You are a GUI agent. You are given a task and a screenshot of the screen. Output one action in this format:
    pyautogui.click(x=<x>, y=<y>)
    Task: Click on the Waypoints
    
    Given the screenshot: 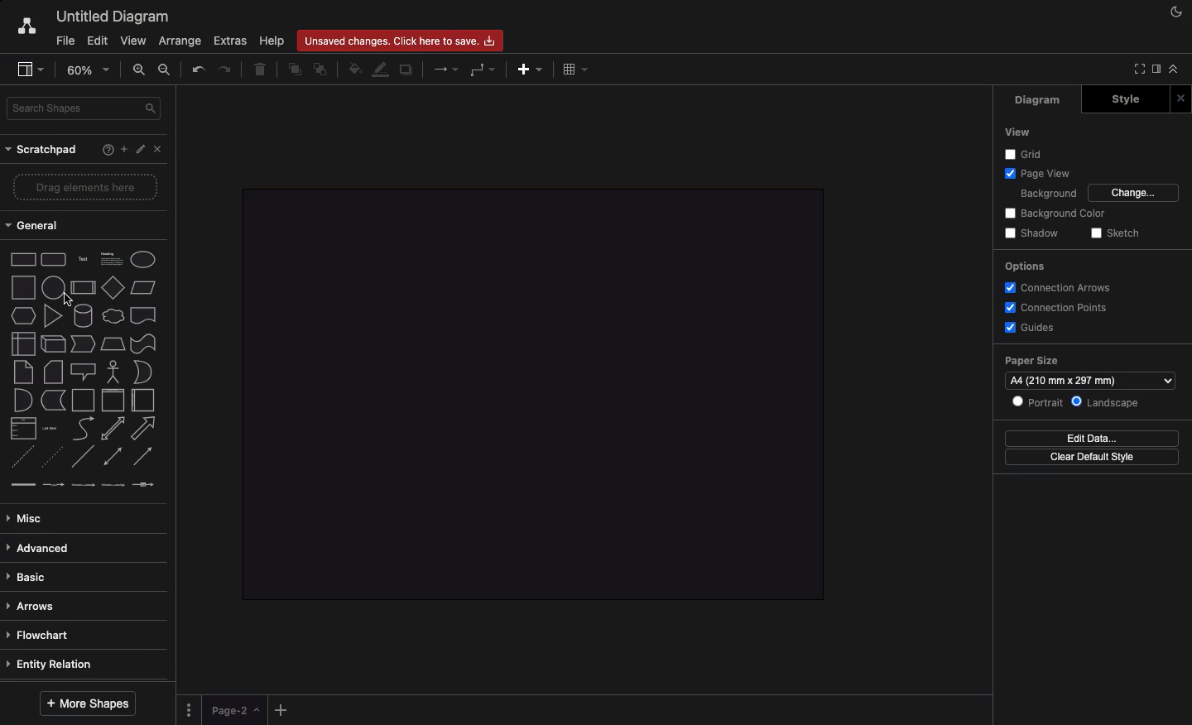 What is the action you would take?
    pyautogui.click(x=483, y=70)
    